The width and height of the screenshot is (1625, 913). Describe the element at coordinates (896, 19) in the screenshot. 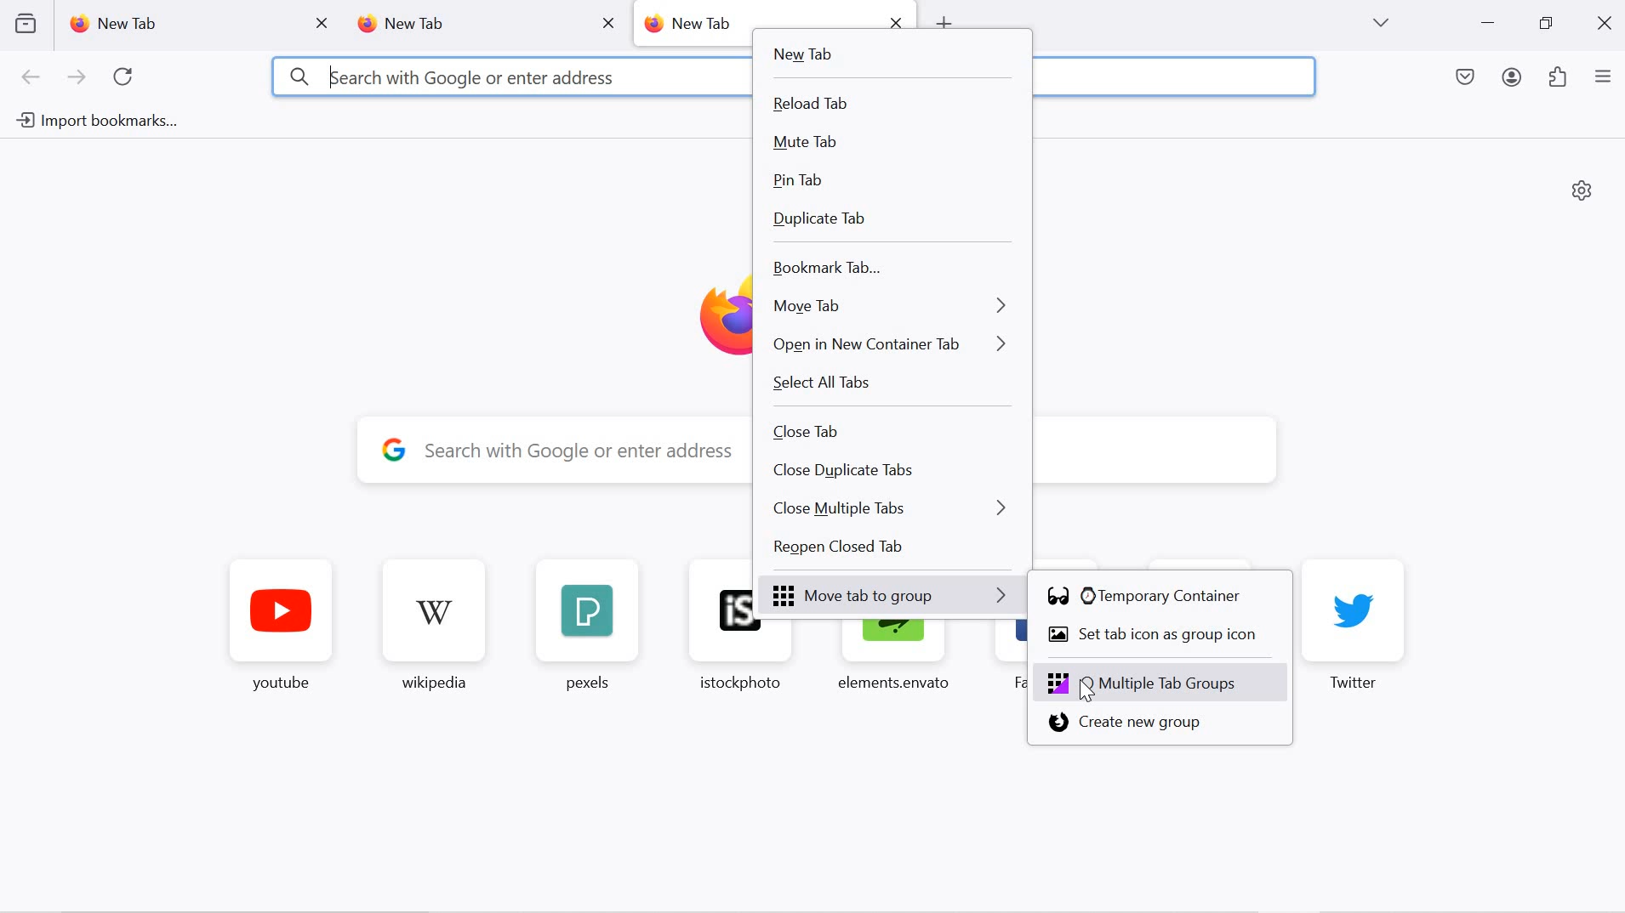

I see `close` at that location.